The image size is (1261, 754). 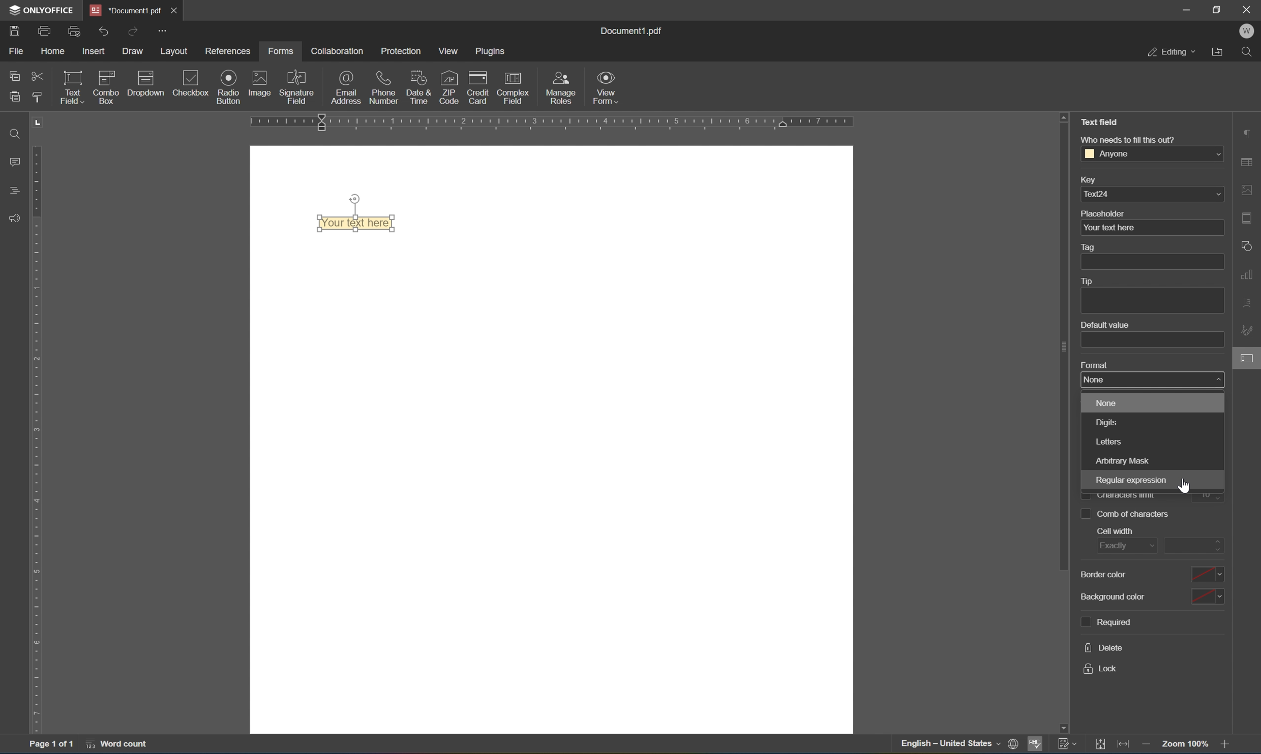 I want to click on none, so click(x=1153, y=403).